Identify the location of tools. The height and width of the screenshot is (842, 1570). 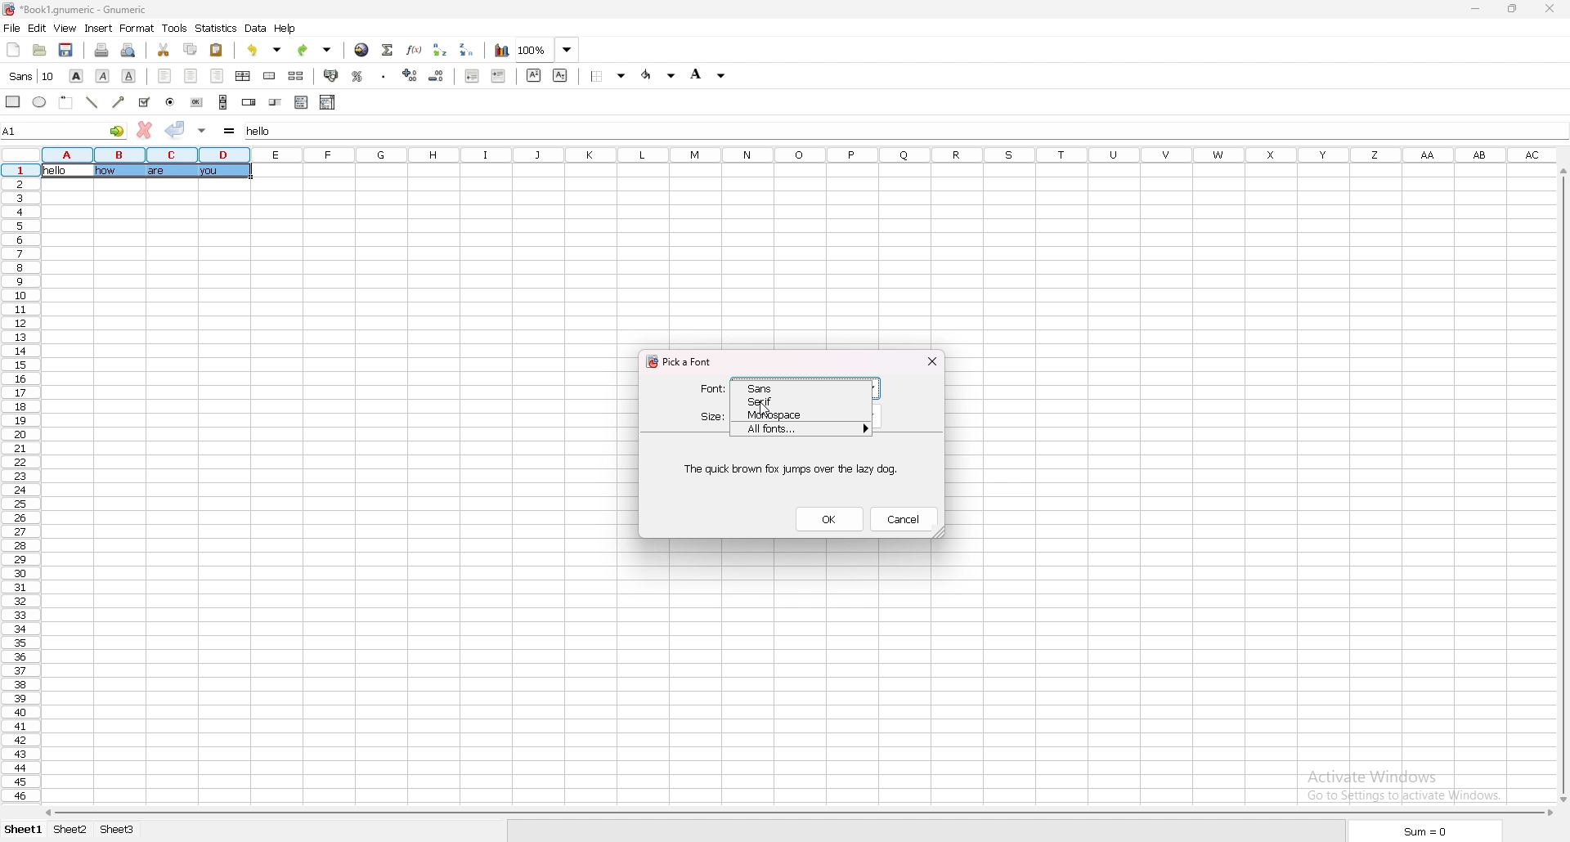
(175, 28).